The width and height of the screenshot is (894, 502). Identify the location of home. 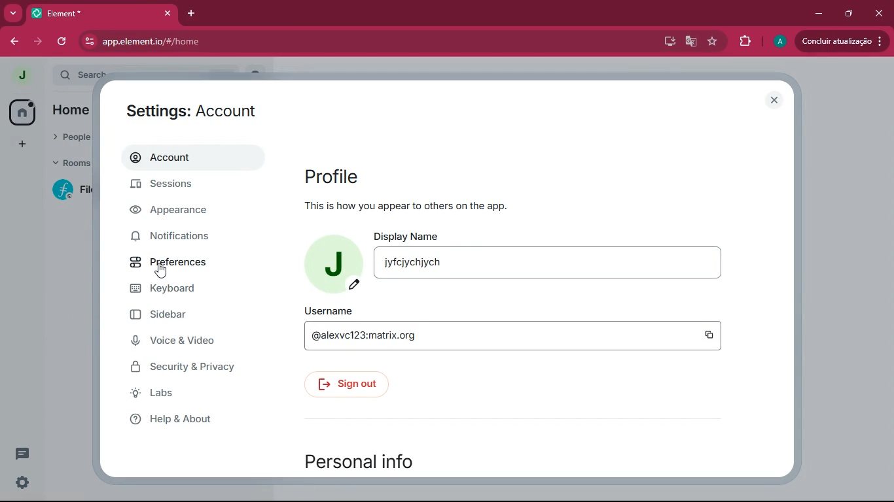
(20, 112).